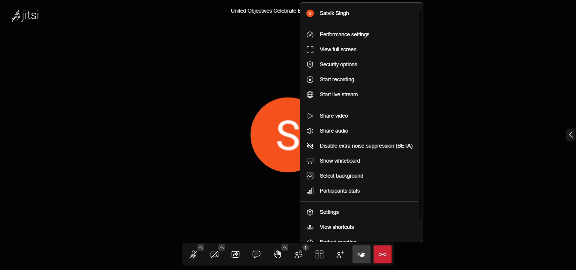  I want to click on chat, so click(257, 255).